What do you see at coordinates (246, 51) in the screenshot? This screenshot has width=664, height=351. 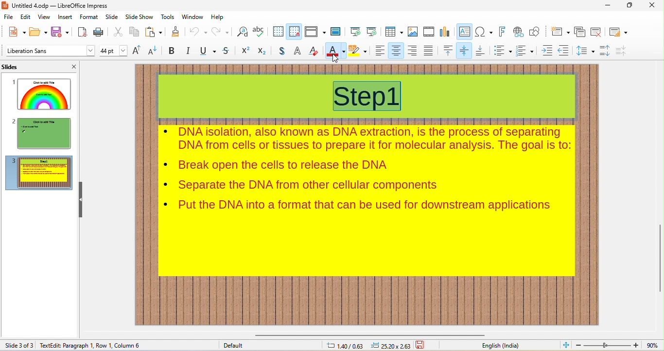 I see `superscript` at bounding box center [246, 51].